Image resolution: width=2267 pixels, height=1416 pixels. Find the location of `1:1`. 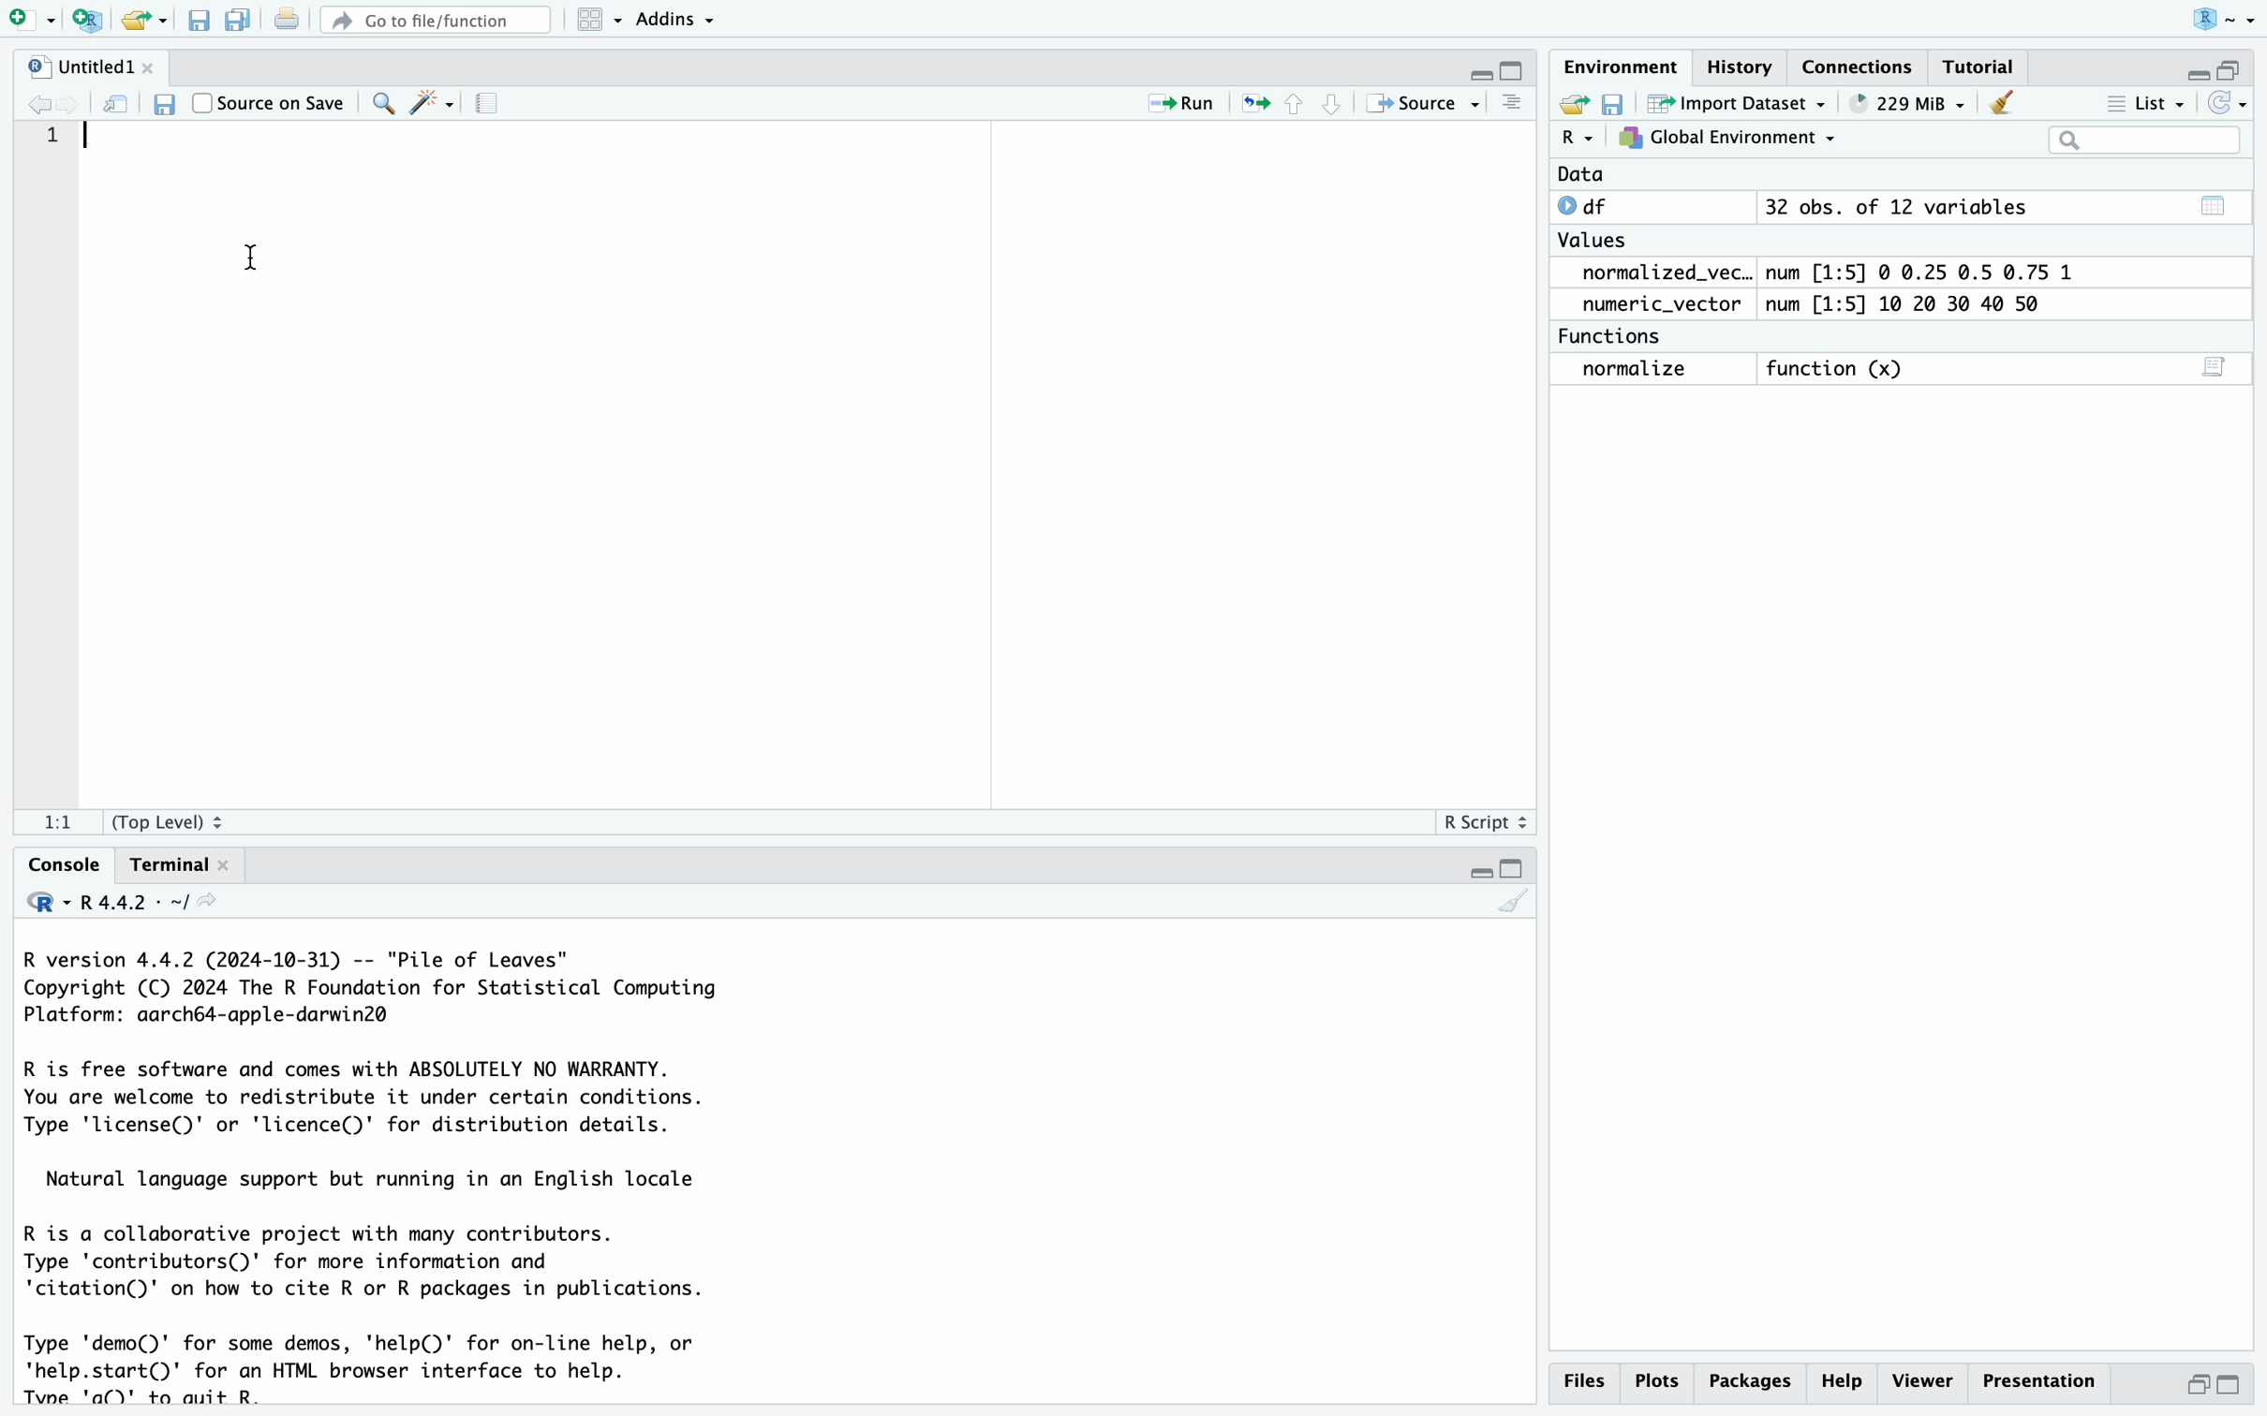

1:1 is located at coordinates (63, 823).